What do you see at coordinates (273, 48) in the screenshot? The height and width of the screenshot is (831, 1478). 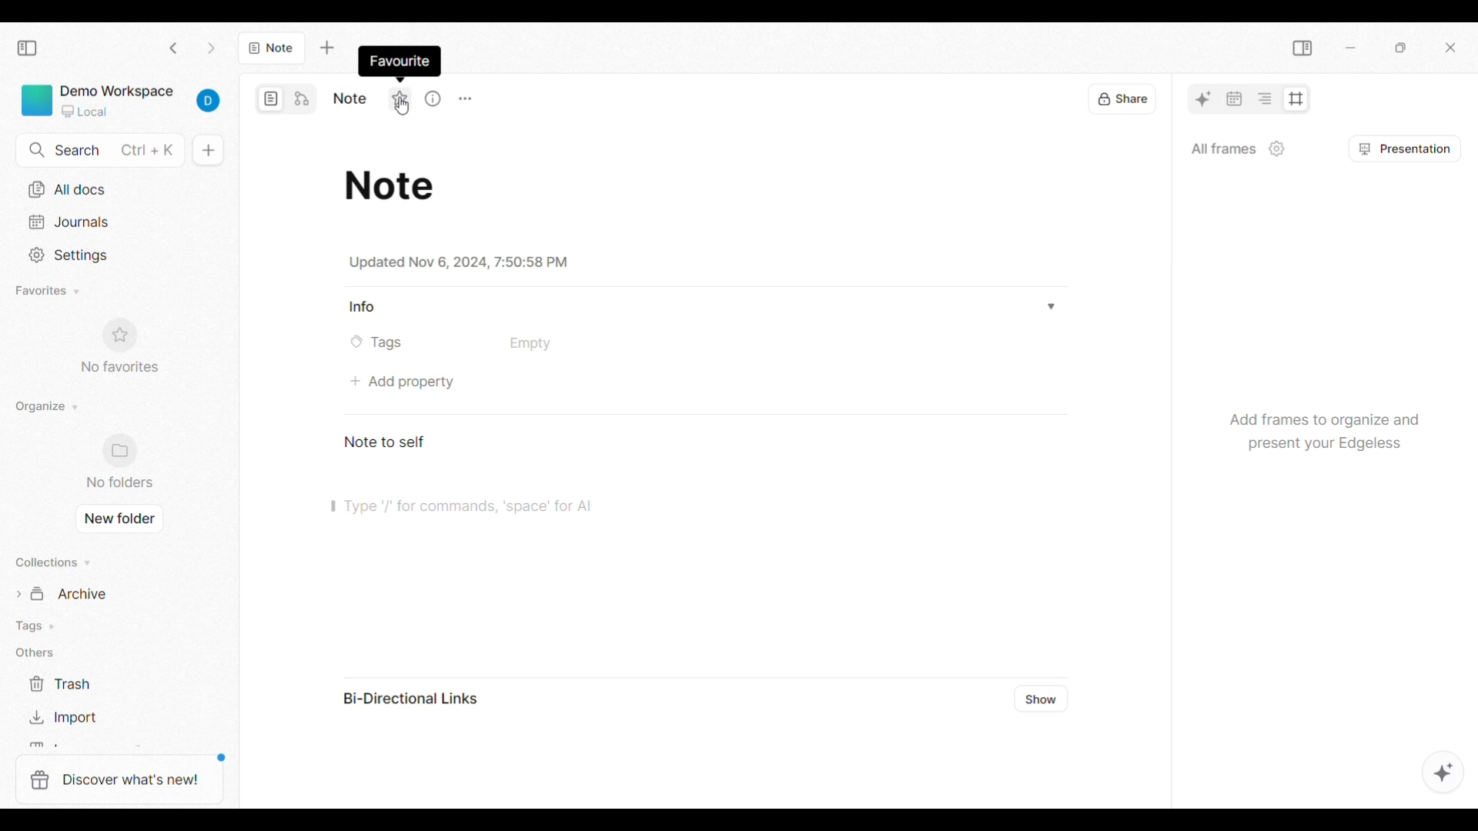 I see `Current tab` at bounding box center [273, 48].